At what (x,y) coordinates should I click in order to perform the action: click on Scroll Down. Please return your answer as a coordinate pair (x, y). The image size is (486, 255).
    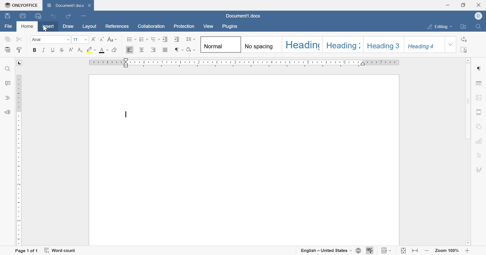
    Looking at the image, I should click on (468, 242).